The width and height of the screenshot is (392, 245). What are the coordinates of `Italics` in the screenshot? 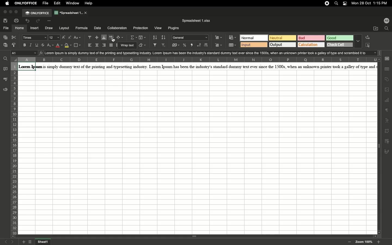 It's located at (32, 45).